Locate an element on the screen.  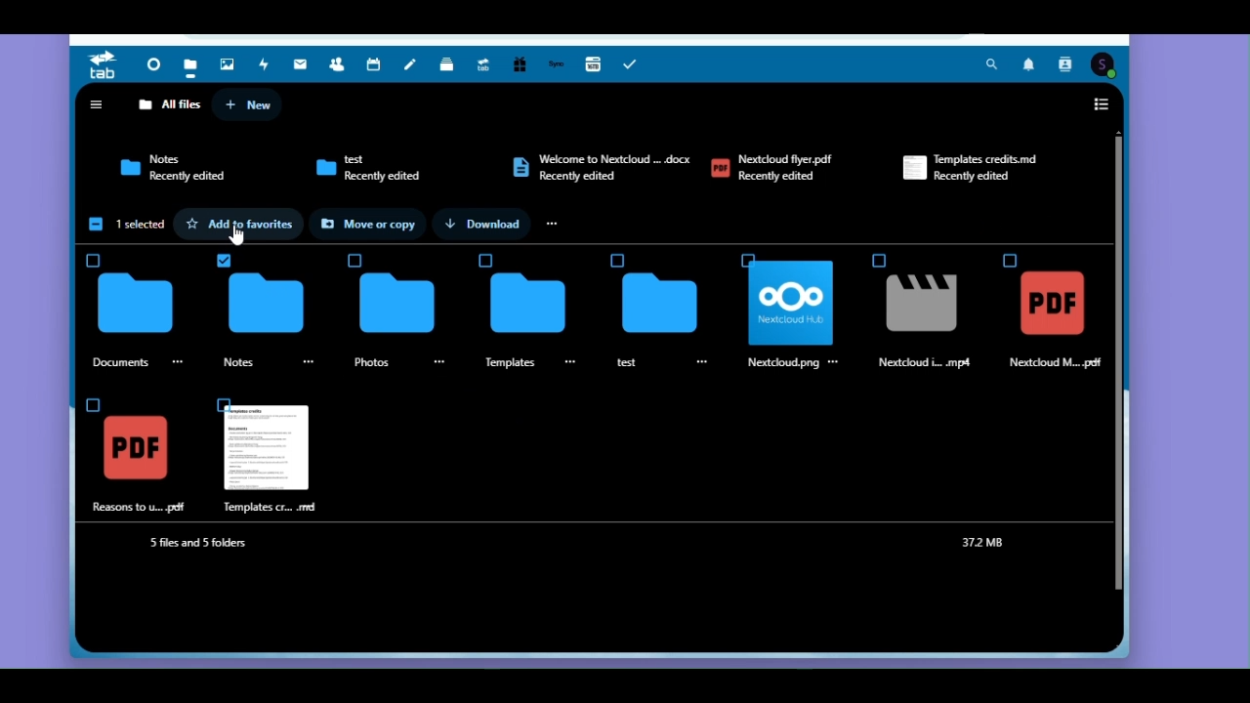
Calendar is located at coordinates (372, 64).